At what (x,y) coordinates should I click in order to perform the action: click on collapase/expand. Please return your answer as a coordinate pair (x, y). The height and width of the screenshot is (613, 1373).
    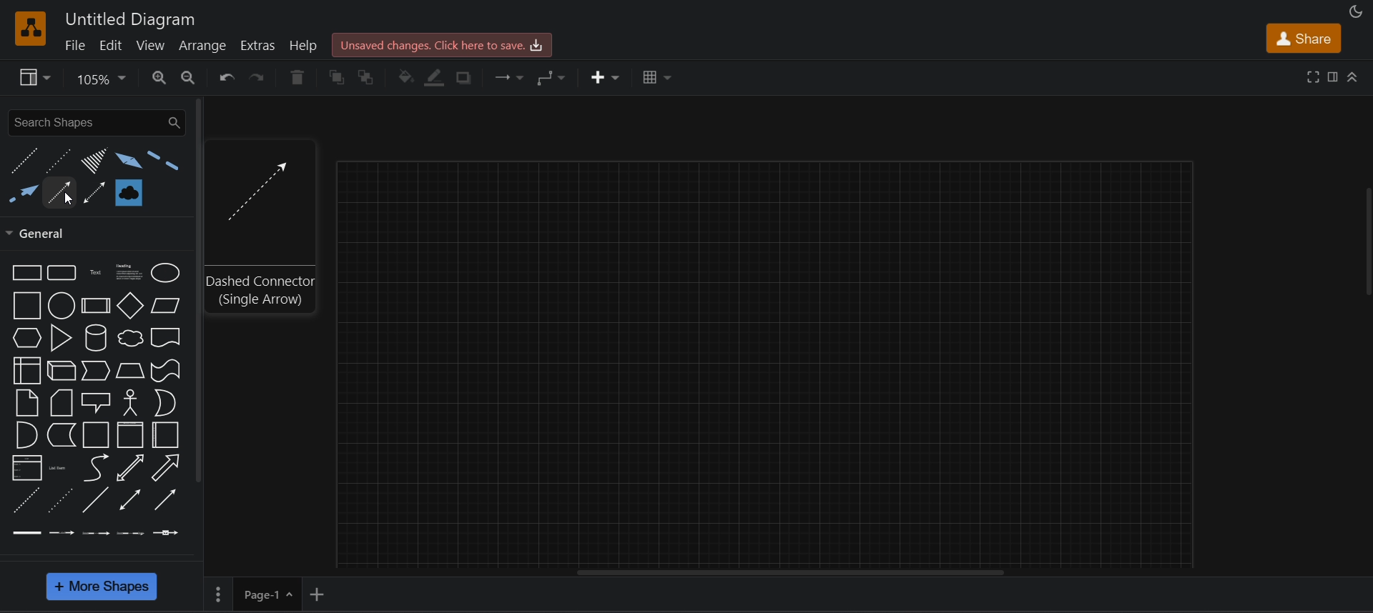
    Looking at the image, I should click on (1354, 78).